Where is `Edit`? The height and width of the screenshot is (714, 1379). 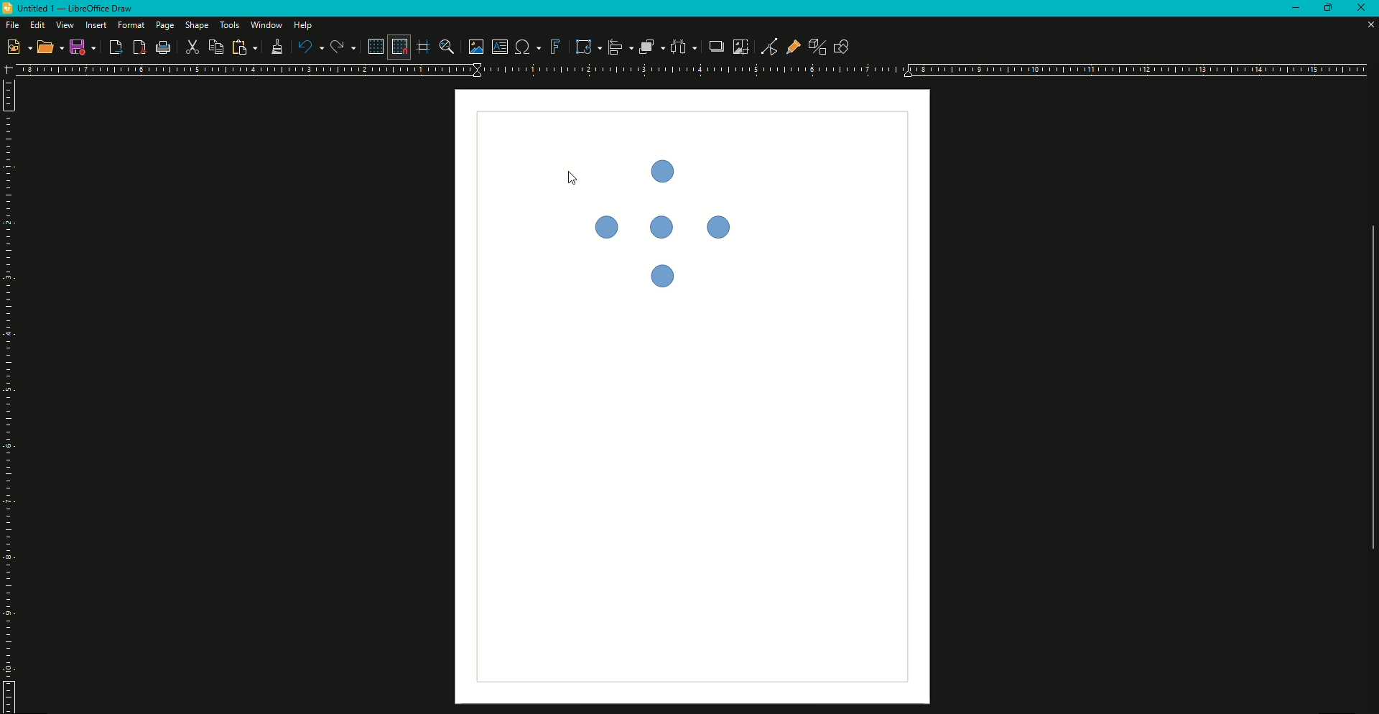 Edit is located at coordinates (34, 24).